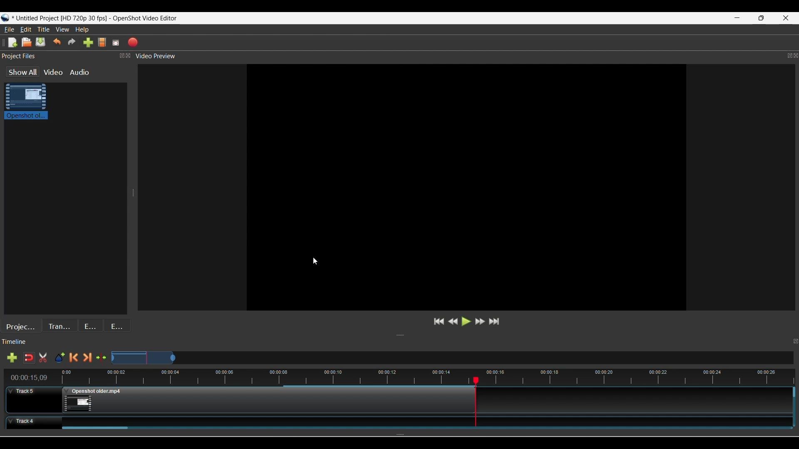 This screenshot has width=799, height=449. I want to click on Audio files in the project, so click(79, 72).